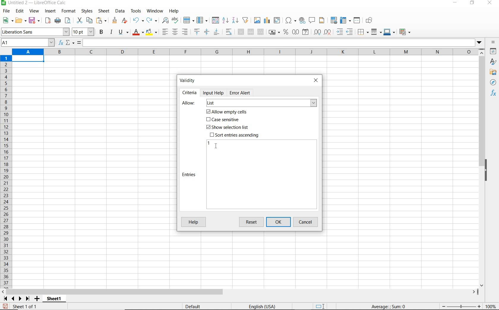  Describe the element at coordinates (138, 32) in the screenshot. I see `font color` at that location.